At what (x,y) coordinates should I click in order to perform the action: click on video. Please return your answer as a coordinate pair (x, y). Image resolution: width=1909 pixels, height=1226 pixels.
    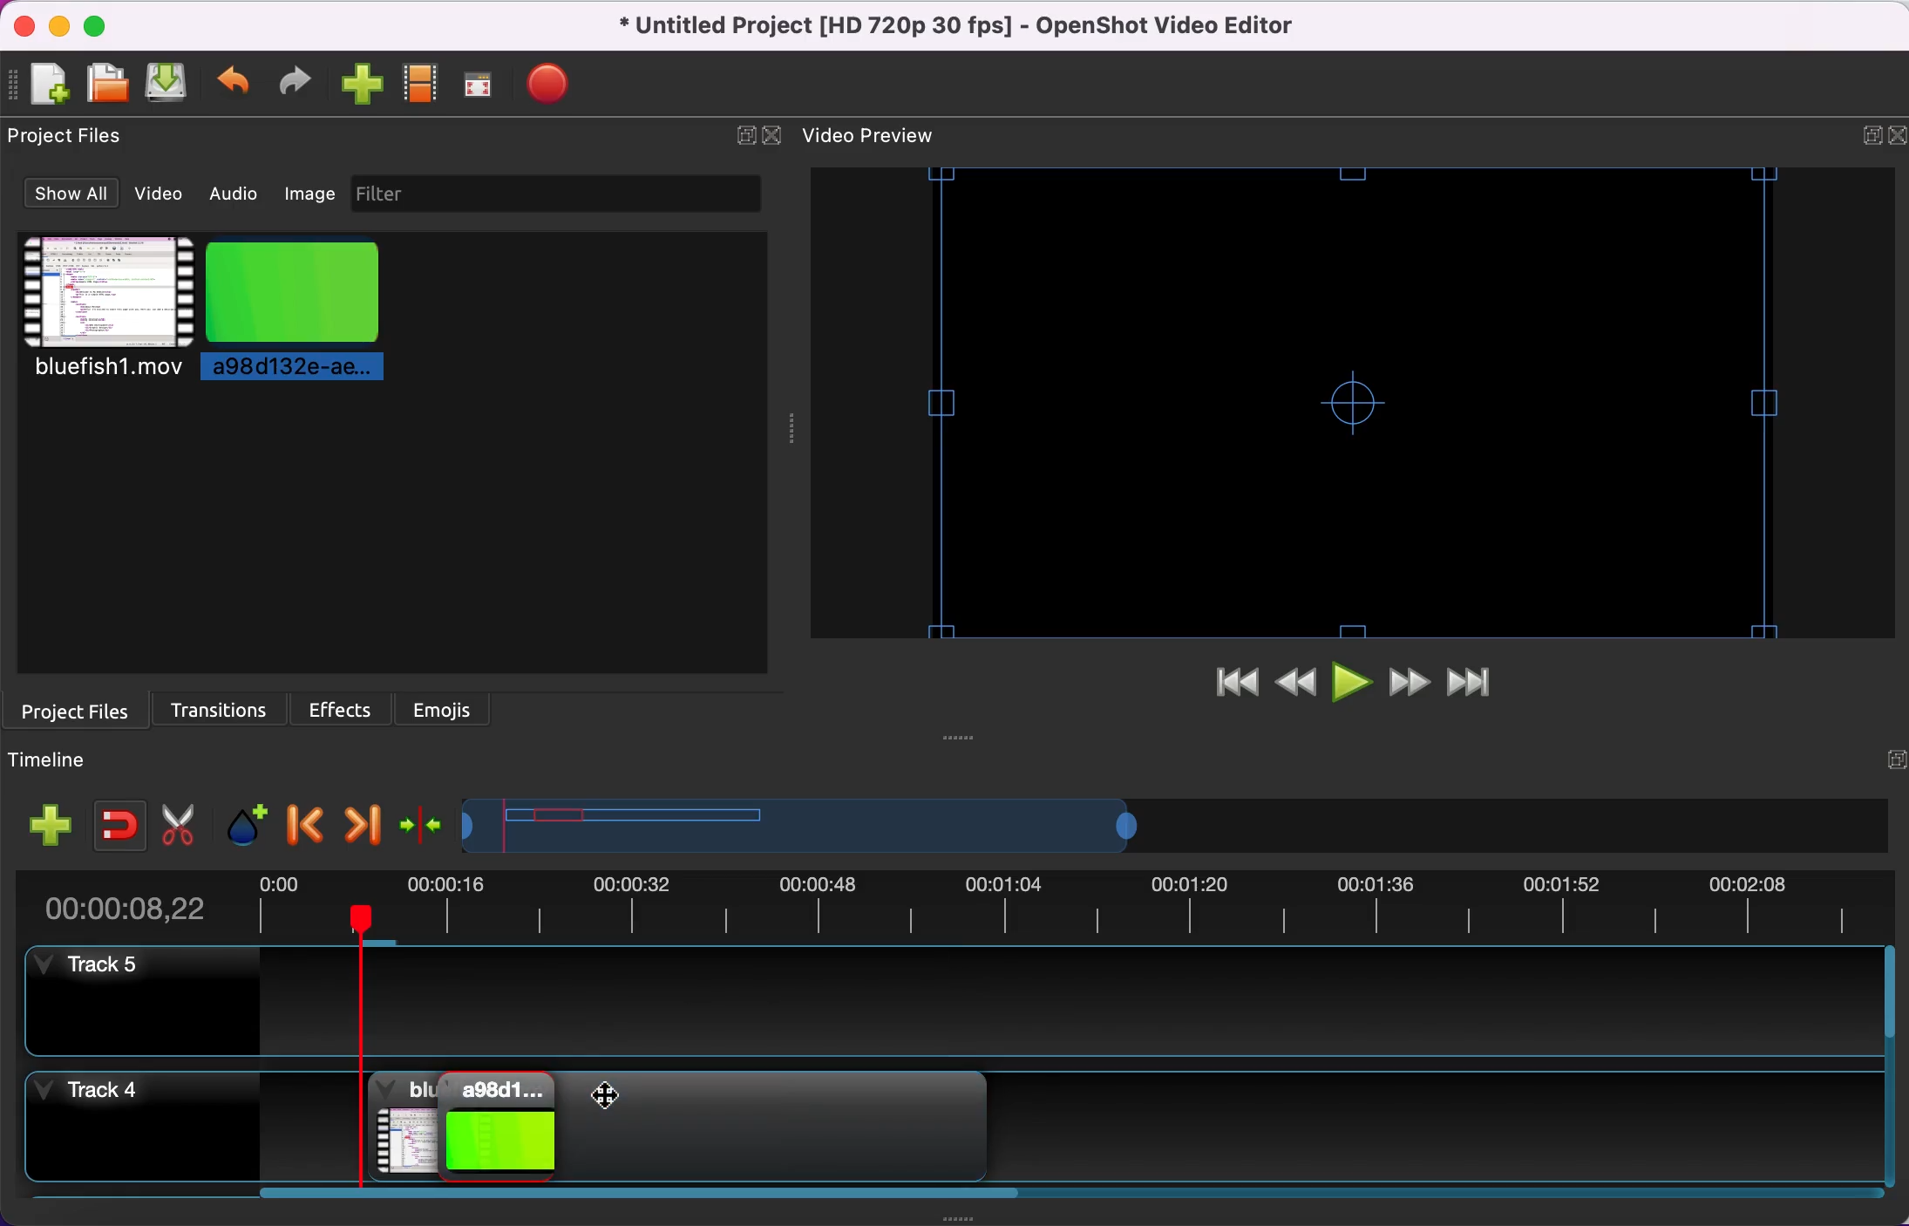
    Looking at the image, I should click on (103, 313).